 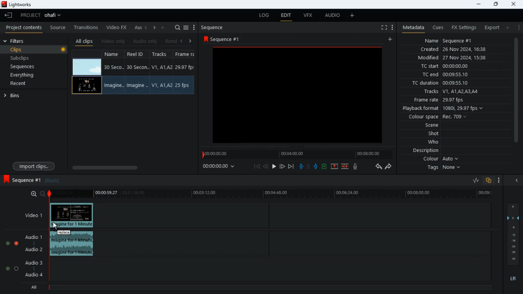 I want to click on modified, so click(x=455, y=58).